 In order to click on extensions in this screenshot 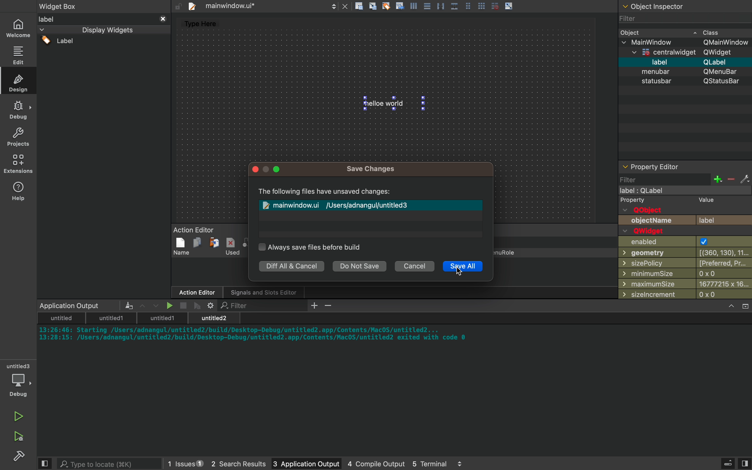, I will do `click(20, 164)`.